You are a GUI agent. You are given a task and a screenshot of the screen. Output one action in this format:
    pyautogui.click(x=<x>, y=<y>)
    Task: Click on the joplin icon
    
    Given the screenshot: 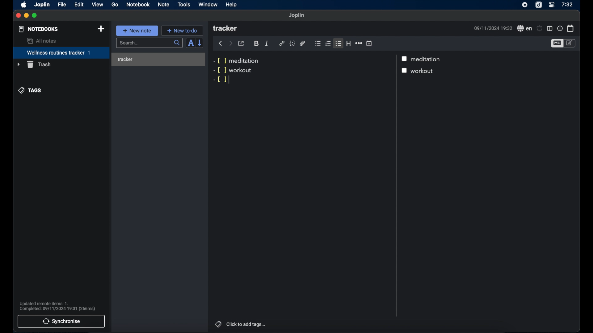 What is the action you would take?
    pyautogui.click(x=539, y=5)
    